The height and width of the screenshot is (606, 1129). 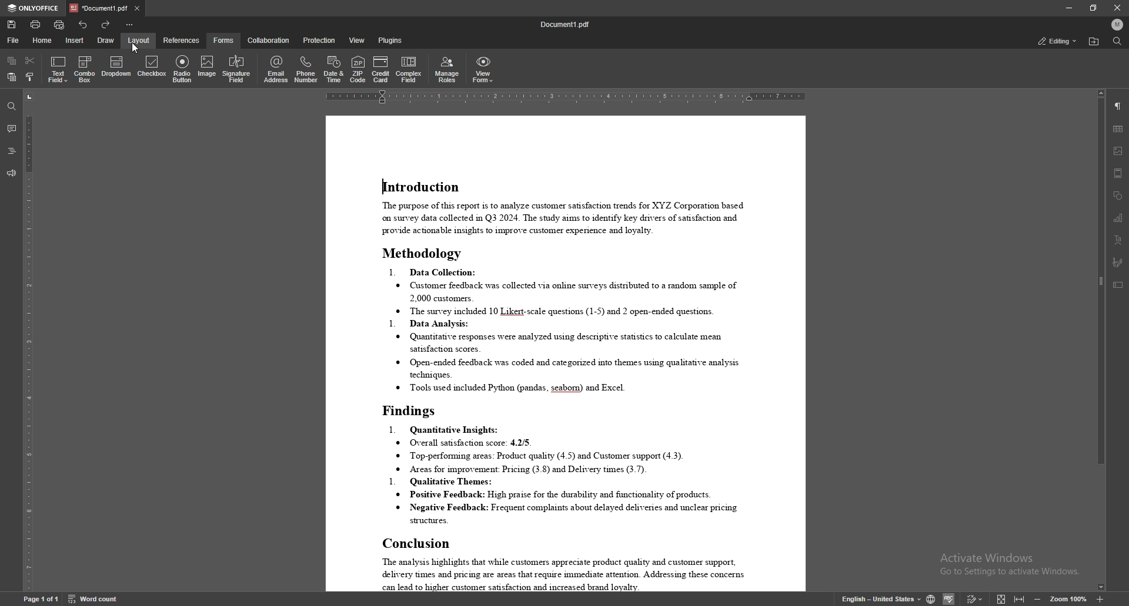 I want to click on vertical scale, so click(x=26, y=340).